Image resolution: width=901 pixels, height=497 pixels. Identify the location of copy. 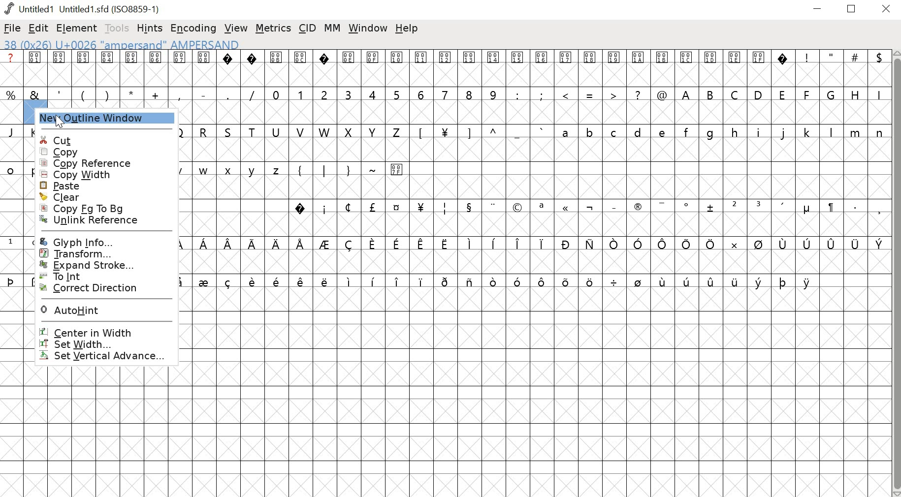
(101, 152).